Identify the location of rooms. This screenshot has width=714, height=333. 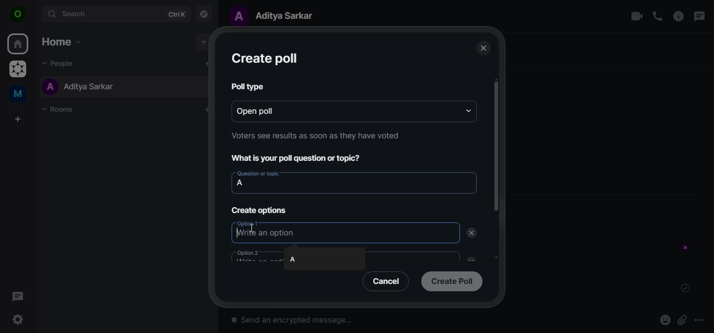
(61, 110).